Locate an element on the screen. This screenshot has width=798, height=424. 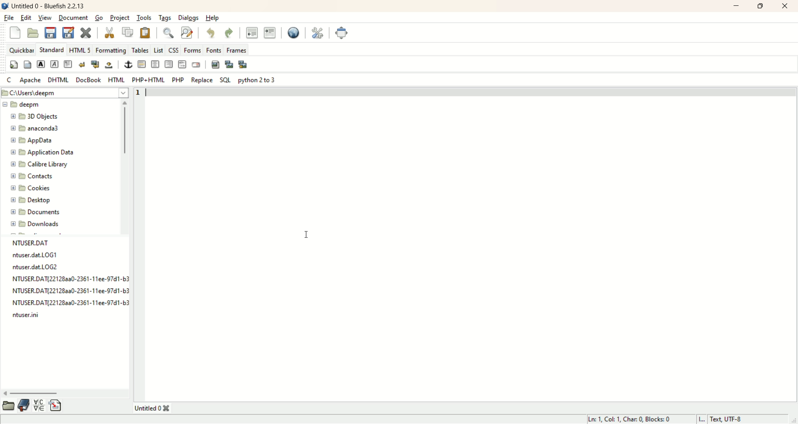
HTML comment is located at coordinates (183, 64).